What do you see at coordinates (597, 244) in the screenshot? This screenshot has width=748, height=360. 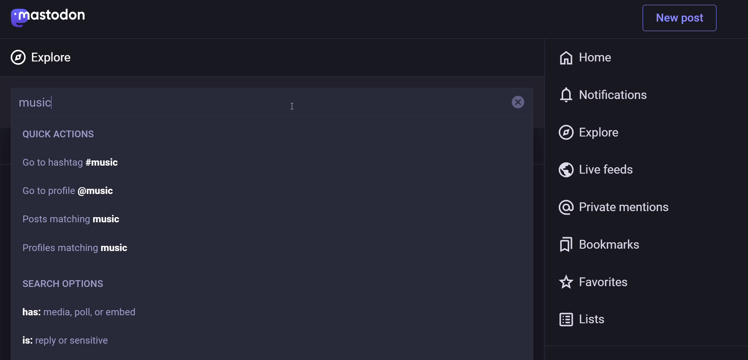 I see `bookmark` at bounding box center [597, 244].